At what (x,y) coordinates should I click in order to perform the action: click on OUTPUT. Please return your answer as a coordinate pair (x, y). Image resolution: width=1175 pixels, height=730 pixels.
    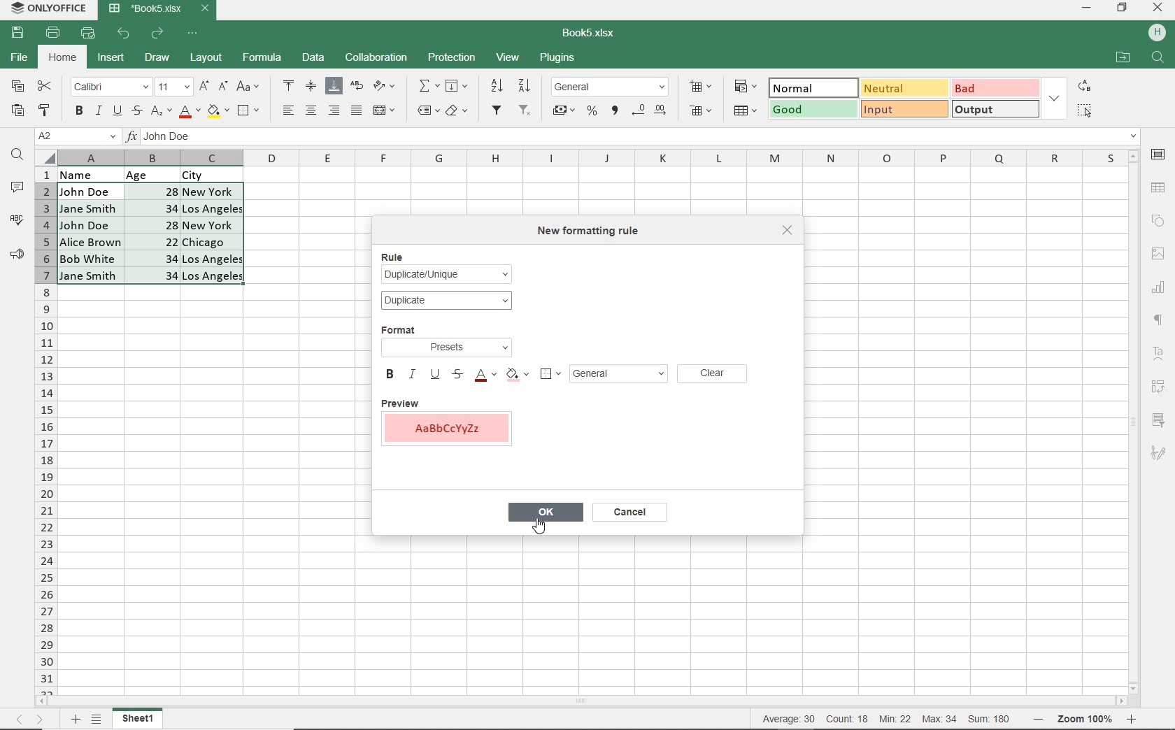
    Looking at the image, I should click on (995, 108).